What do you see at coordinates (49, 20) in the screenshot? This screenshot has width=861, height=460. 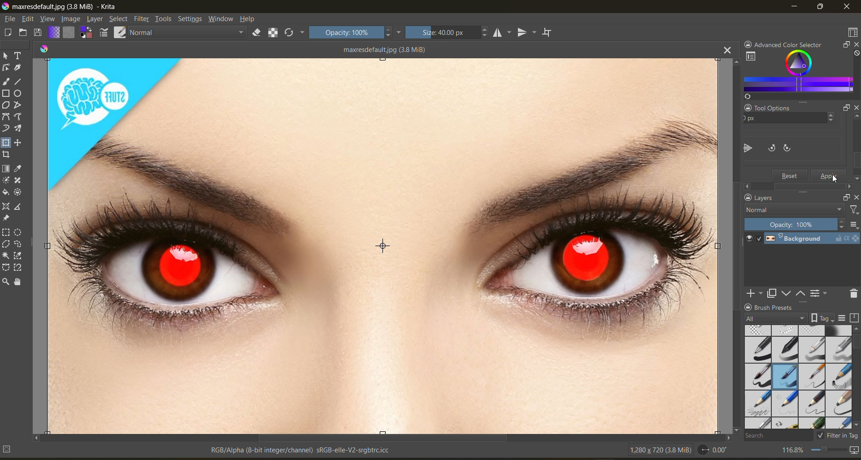 I see `view` at bounding box center [49, 20].